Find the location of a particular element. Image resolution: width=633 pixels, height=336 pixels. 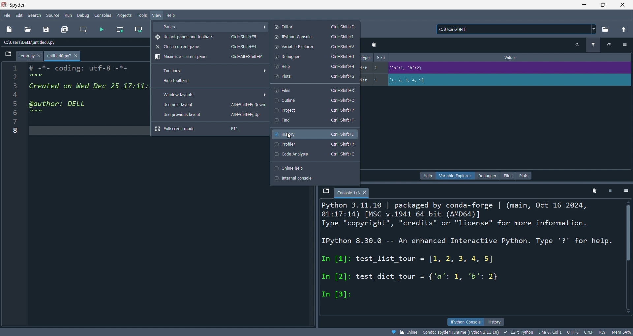

debugger is located at coordinates (314, 57).